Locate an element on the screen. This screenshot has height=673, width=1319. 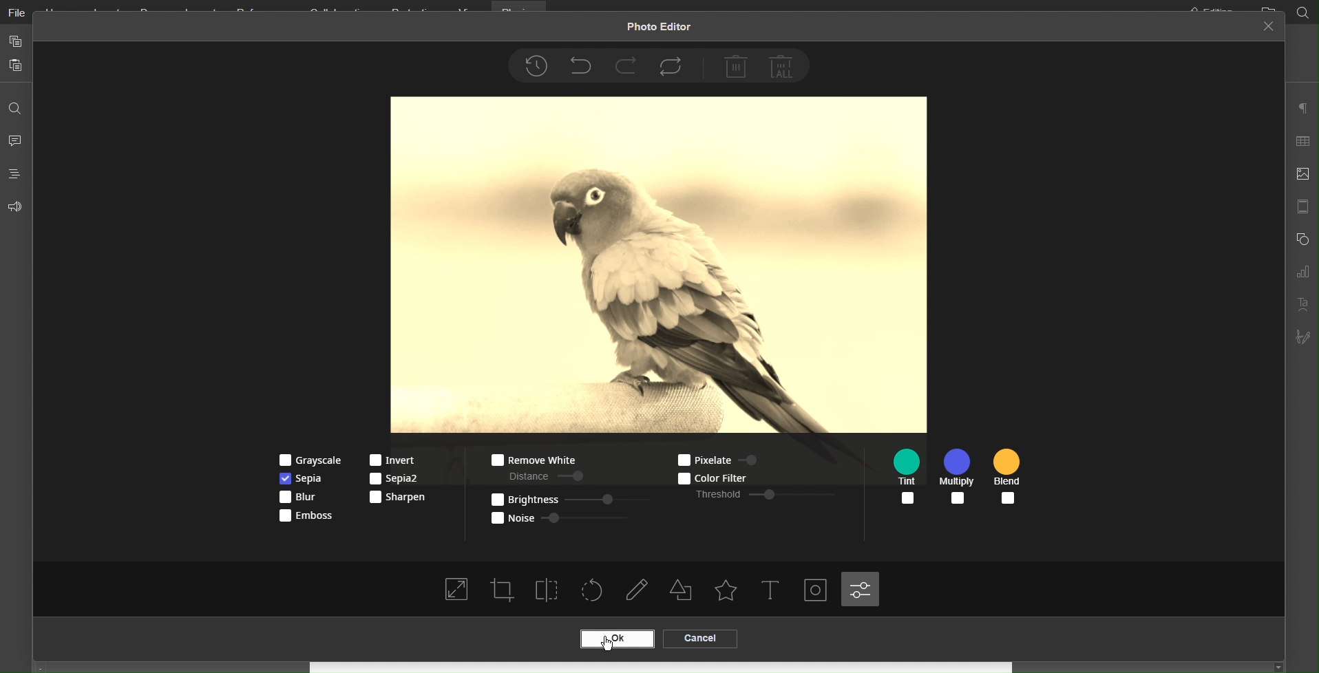
Write is located at coordinates (640, 591).